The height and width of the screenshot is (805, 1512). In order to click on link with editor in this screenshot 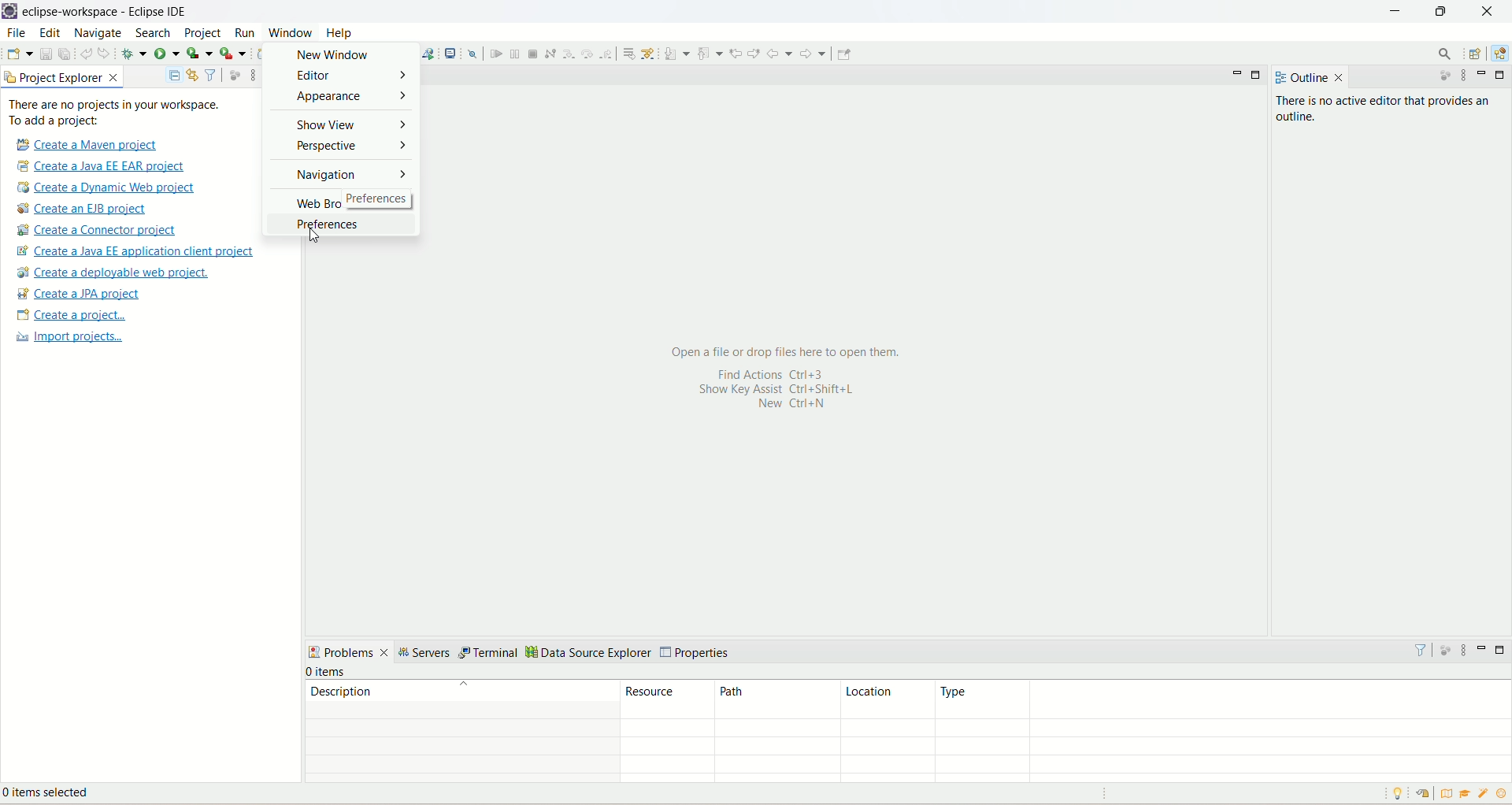, I will do `click(193, 75)`.